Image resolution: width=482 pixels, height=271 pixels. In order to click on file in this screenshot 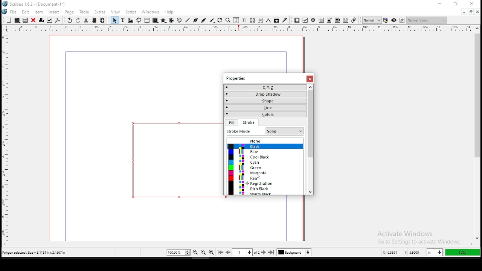, I will do `click(10, 11)`.